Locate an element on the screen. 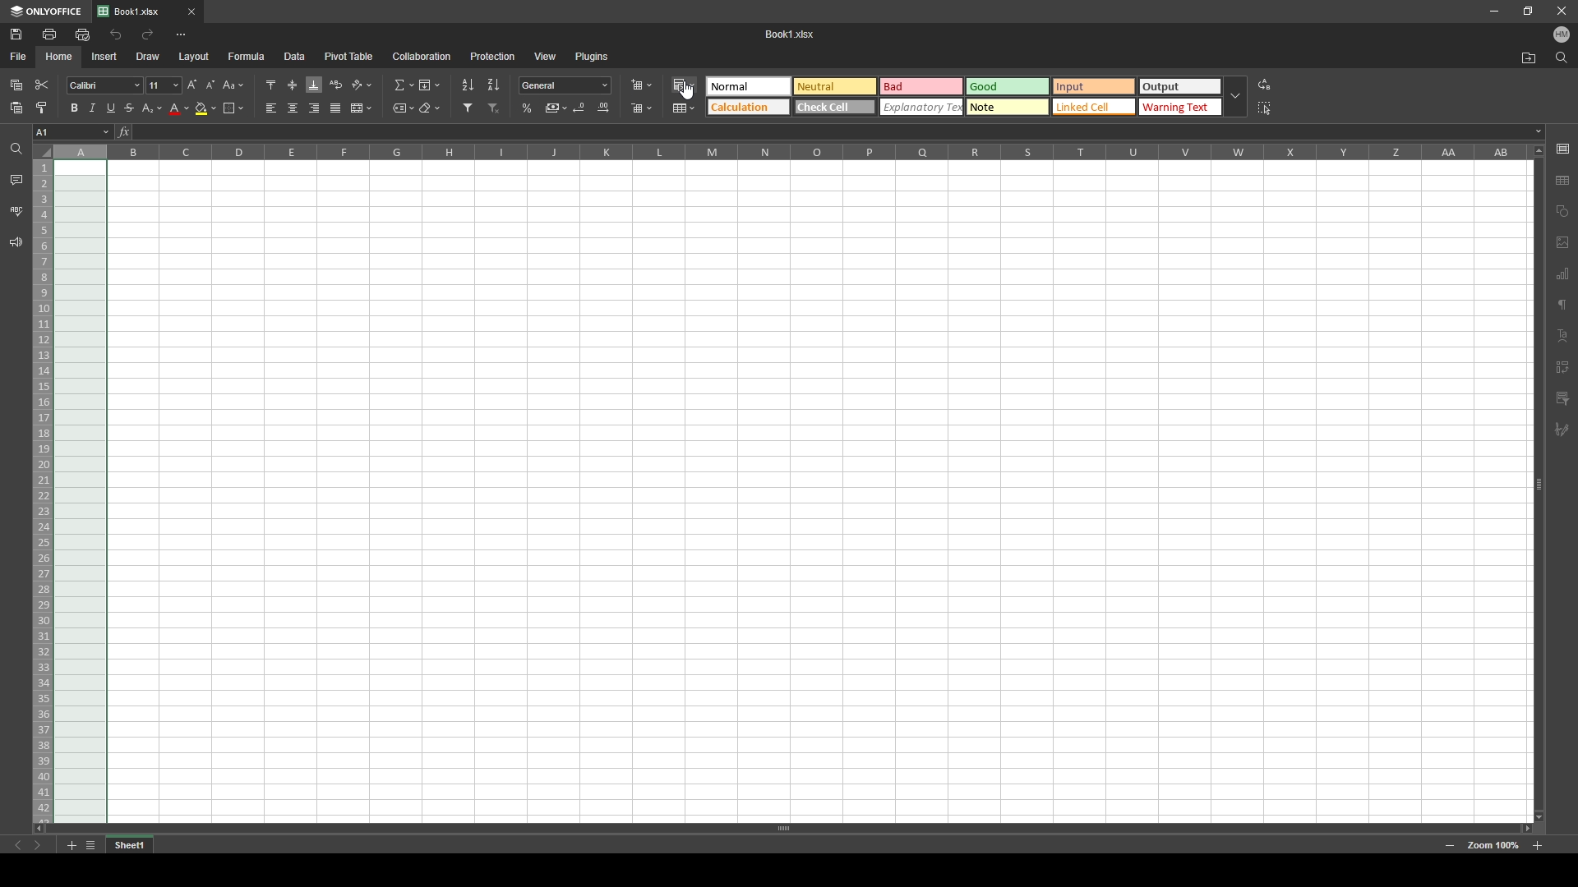 This screenshot has width=1578, height=887. find is located at coordinates (1562, 58).